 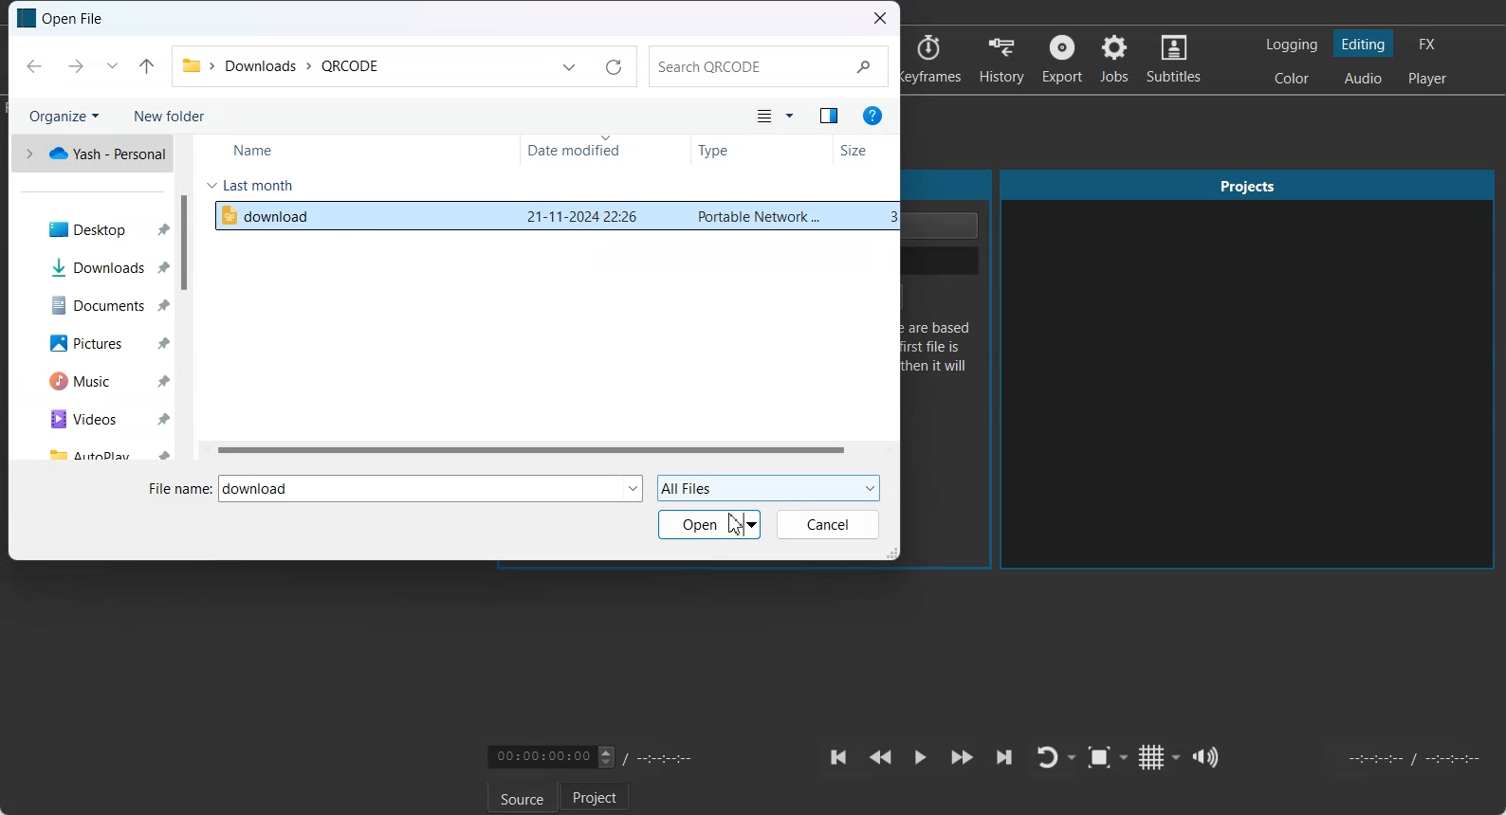 What do you see at coordinates (91, 227) in the screenshot?
I see `Desktop` at bounding box center [91, 227].